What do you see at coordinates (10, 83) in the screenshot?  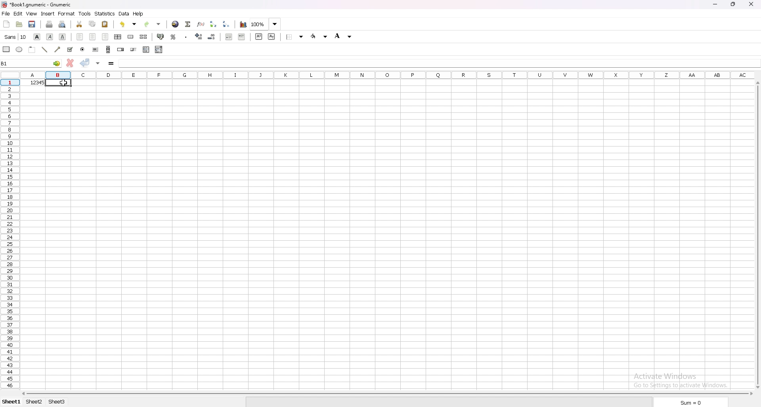 I see `selected cell row` at bounding box center [10, 83].